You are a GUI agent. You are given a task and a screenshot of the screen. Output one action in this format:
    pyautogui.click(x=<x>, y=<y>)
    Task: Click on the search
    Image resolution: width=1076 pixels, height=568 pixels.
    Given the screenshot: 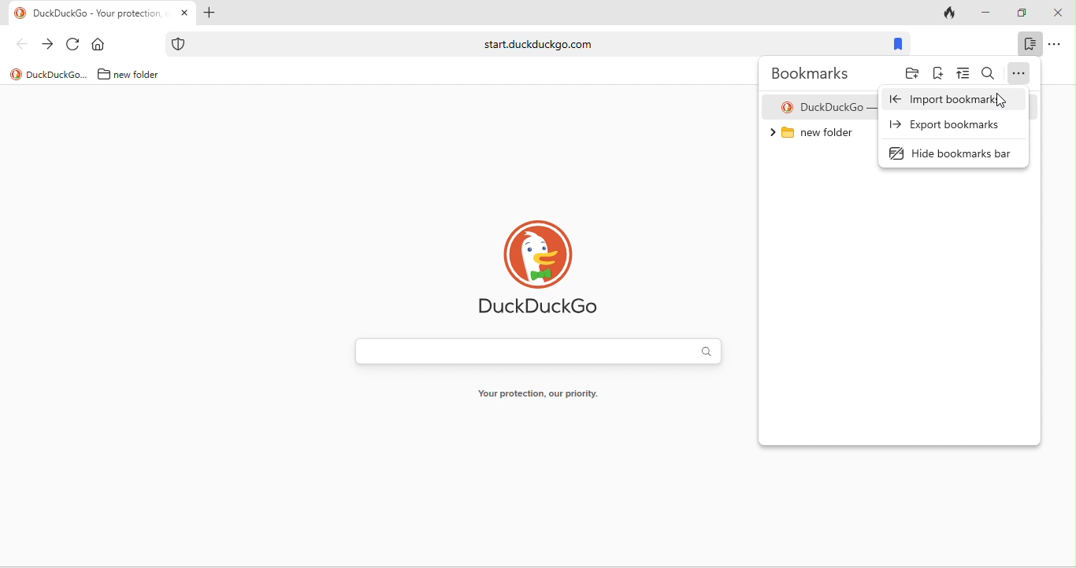 What is the action you would take?
    pyautogui.click(x=989, y=74)
    